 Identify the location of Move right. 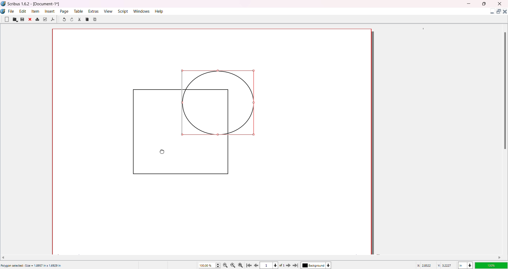
(500, 257).